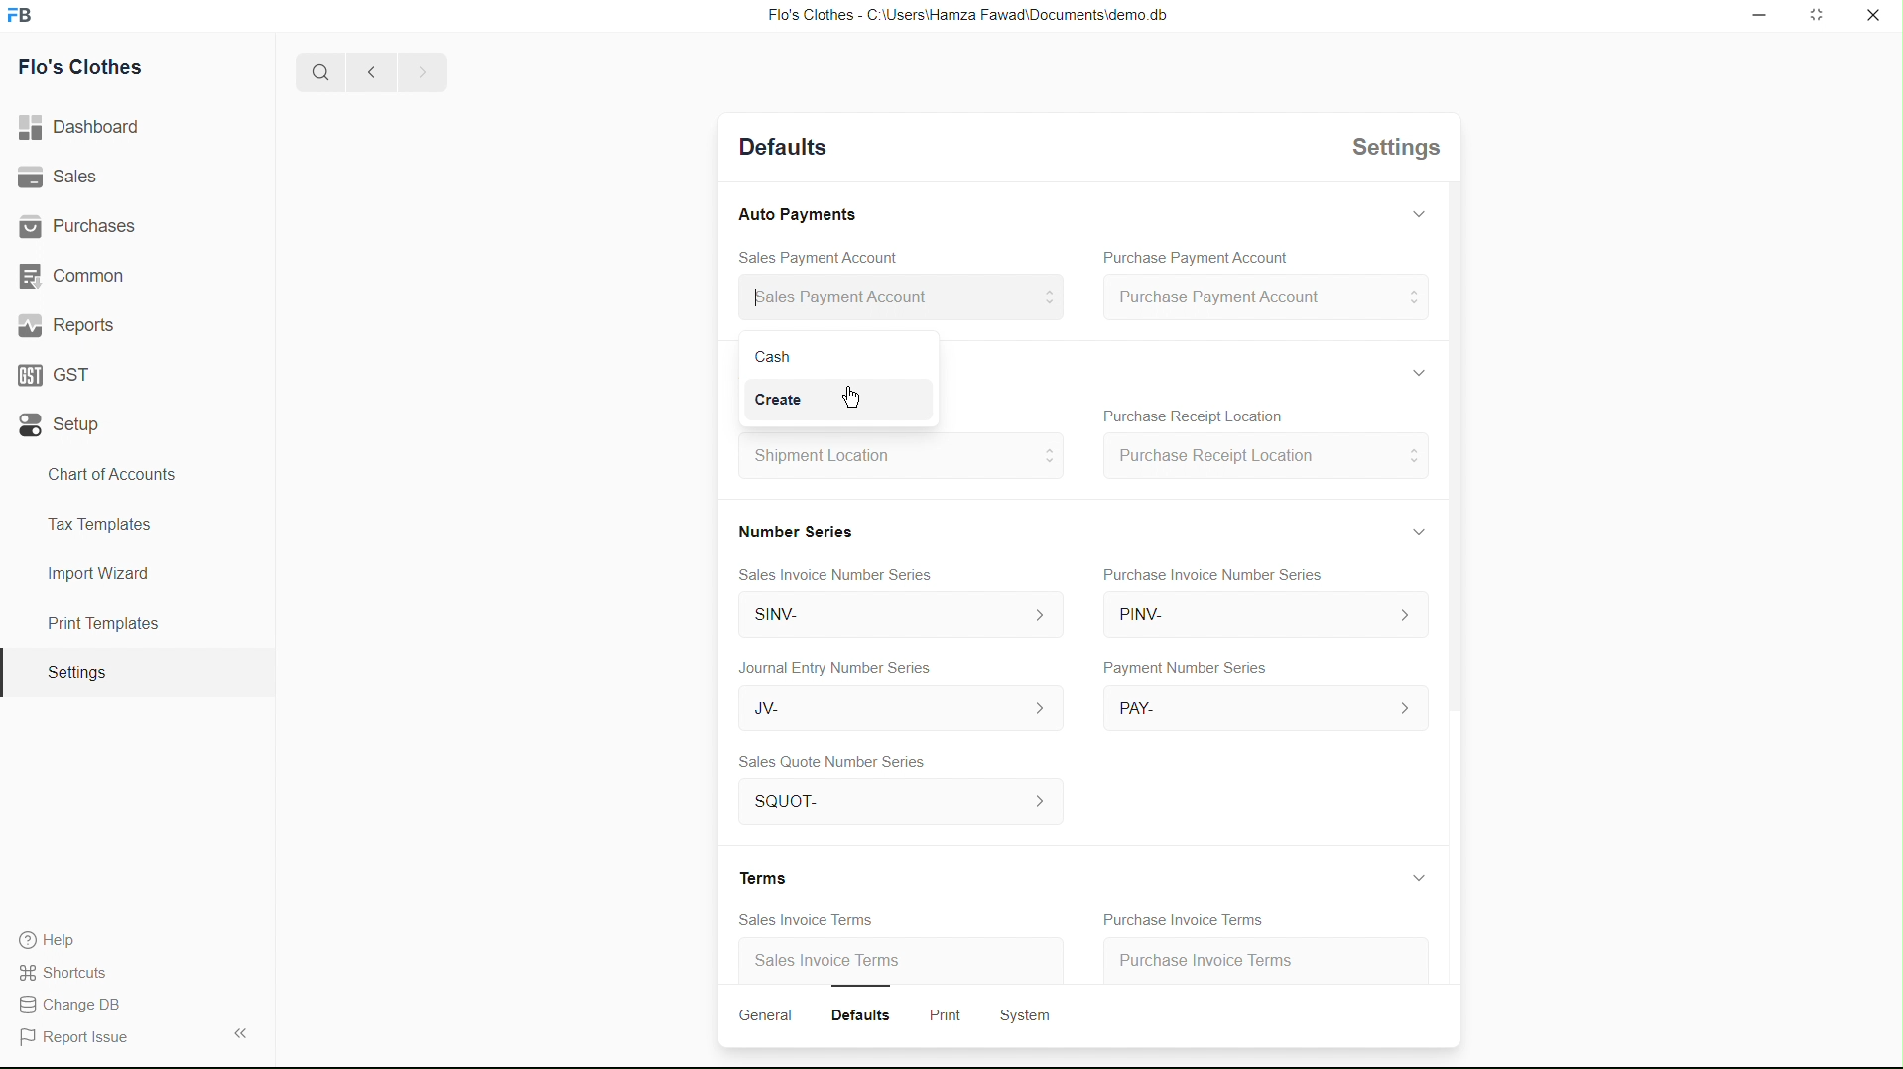 The height and width of the screenshot is (1069, 1903). What do you see at coordinates (895, 463) in the screenshot?
I see `Shipment Location` at bounding box center [895, 463].